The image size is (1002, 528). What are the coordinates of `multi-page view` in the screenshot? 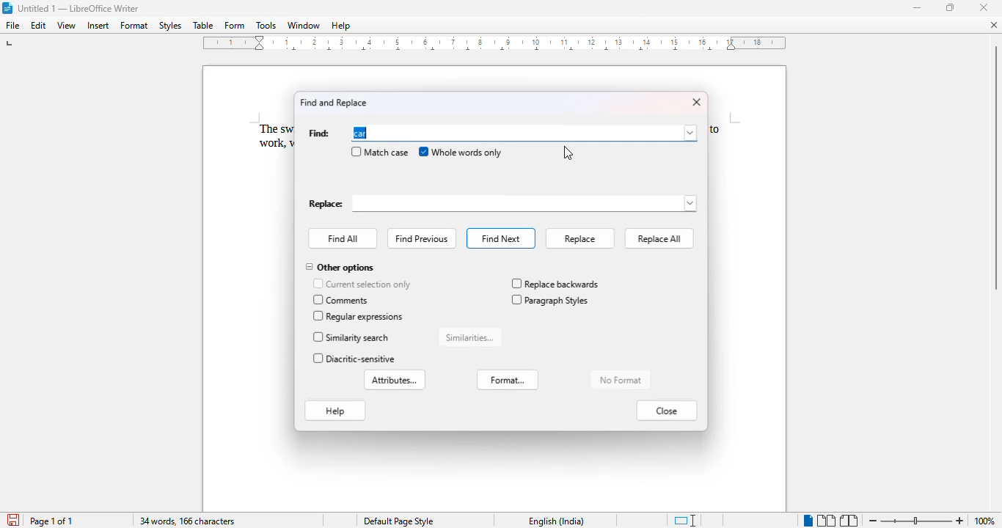 It's located at (827, 521).